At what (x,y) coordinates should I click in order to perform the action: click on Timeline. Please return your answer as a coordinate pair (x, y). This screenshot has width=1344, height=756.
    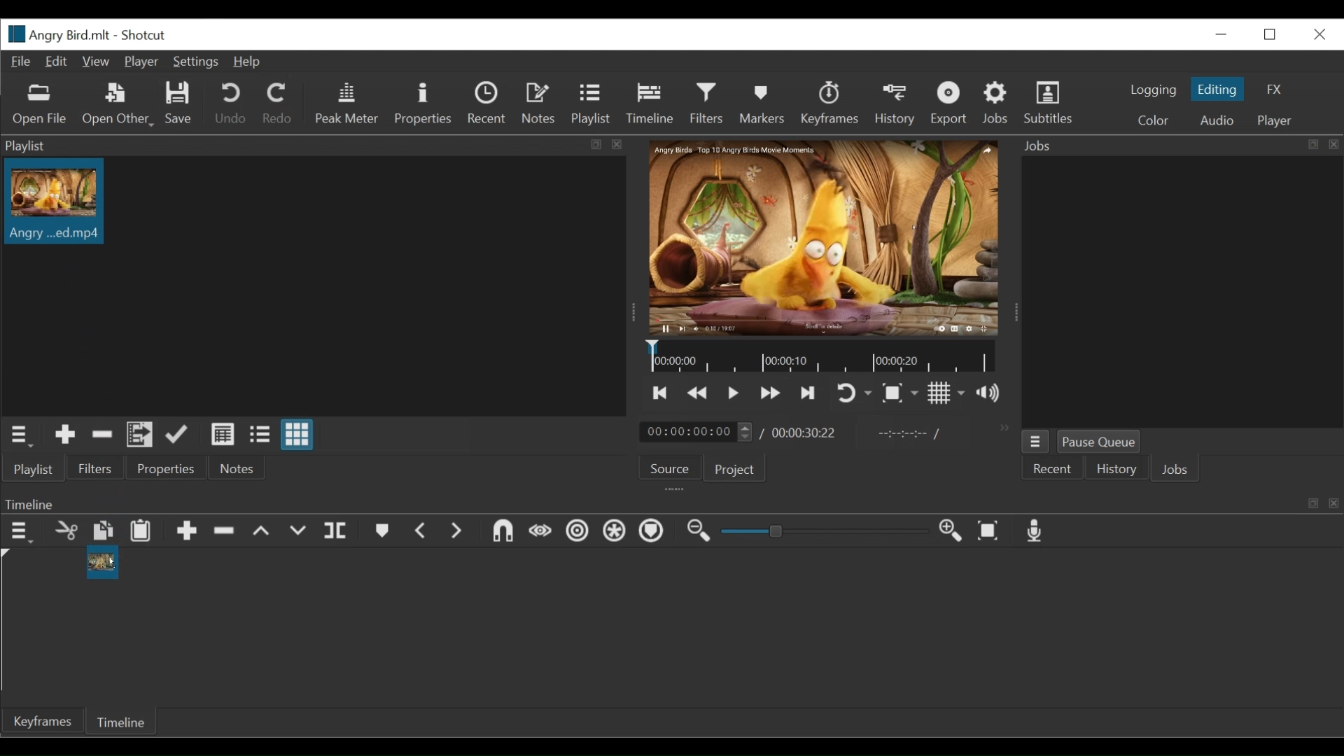
    Looking at the image, I should click on (649, 104).